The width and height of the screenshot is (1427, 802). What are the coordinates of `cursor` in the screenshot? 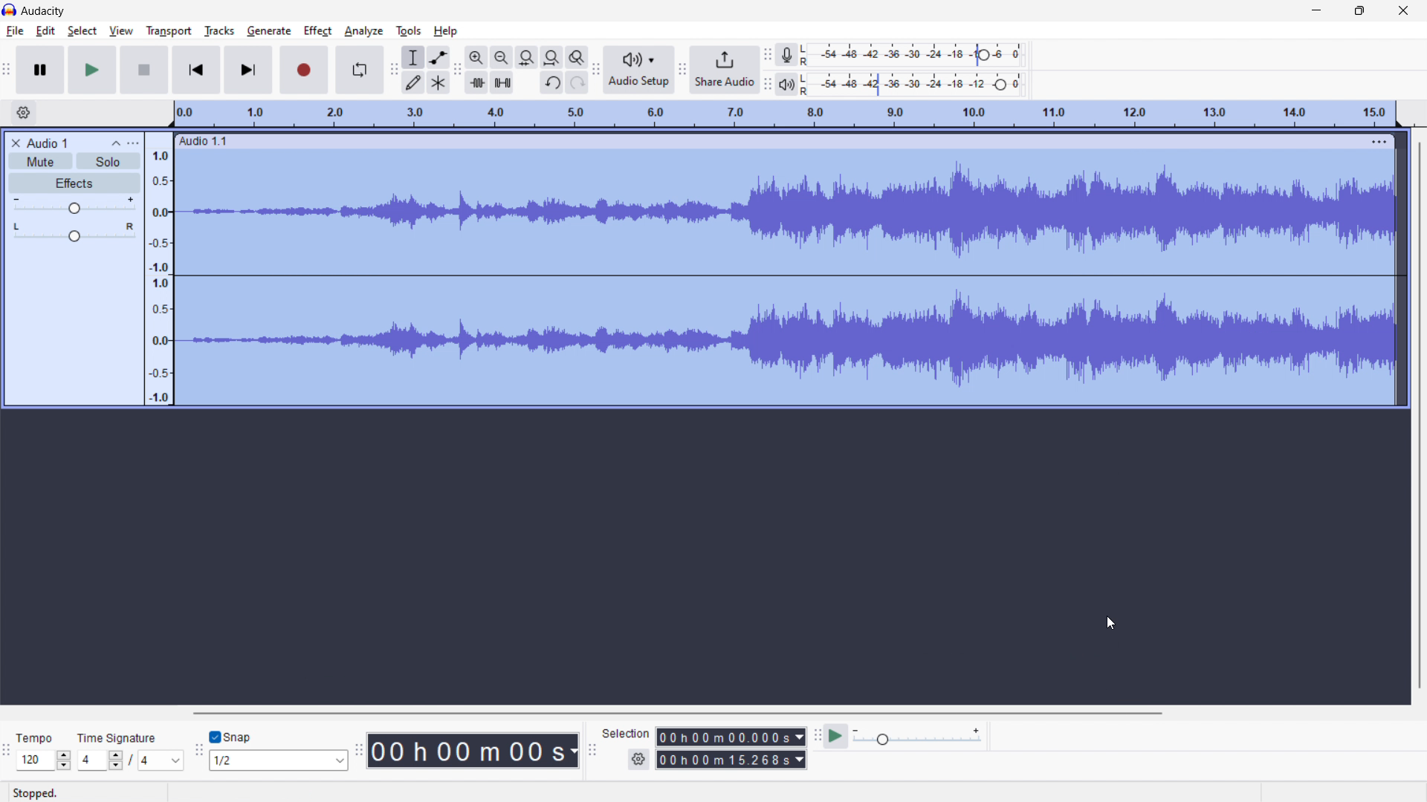 It's located at (331, 30).